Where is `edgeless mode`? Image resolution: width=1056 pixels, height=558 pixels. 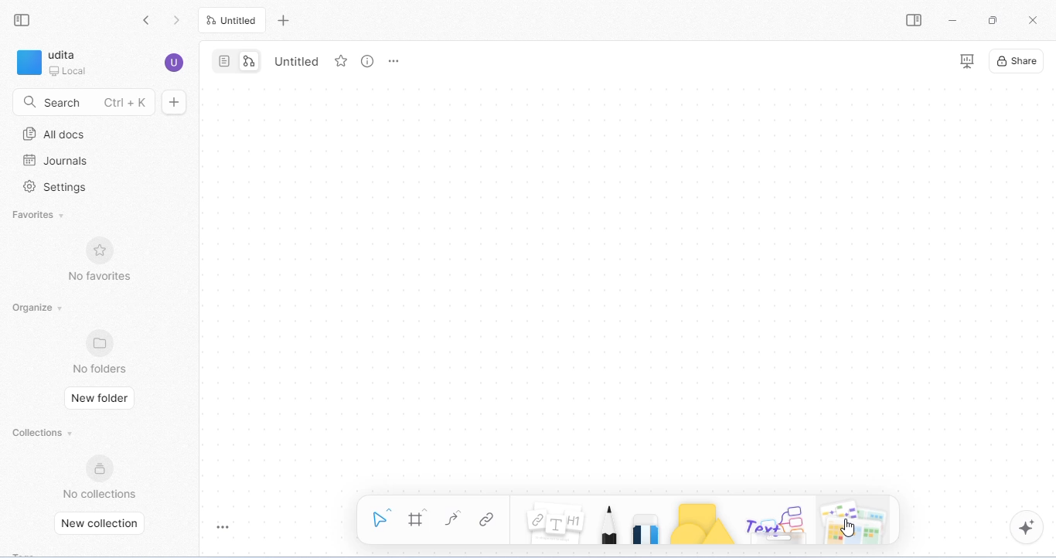
edgeless mode is located at coordinates (249, 62).